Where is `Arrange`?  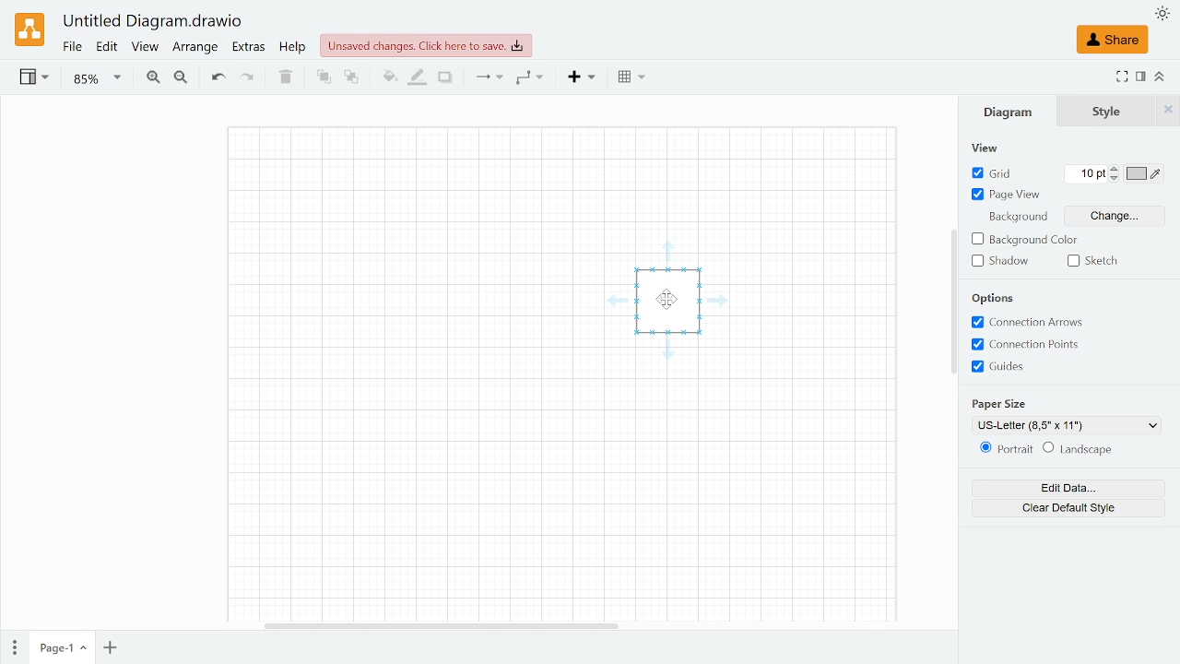
Arrange is located at coordinates (195, 48).